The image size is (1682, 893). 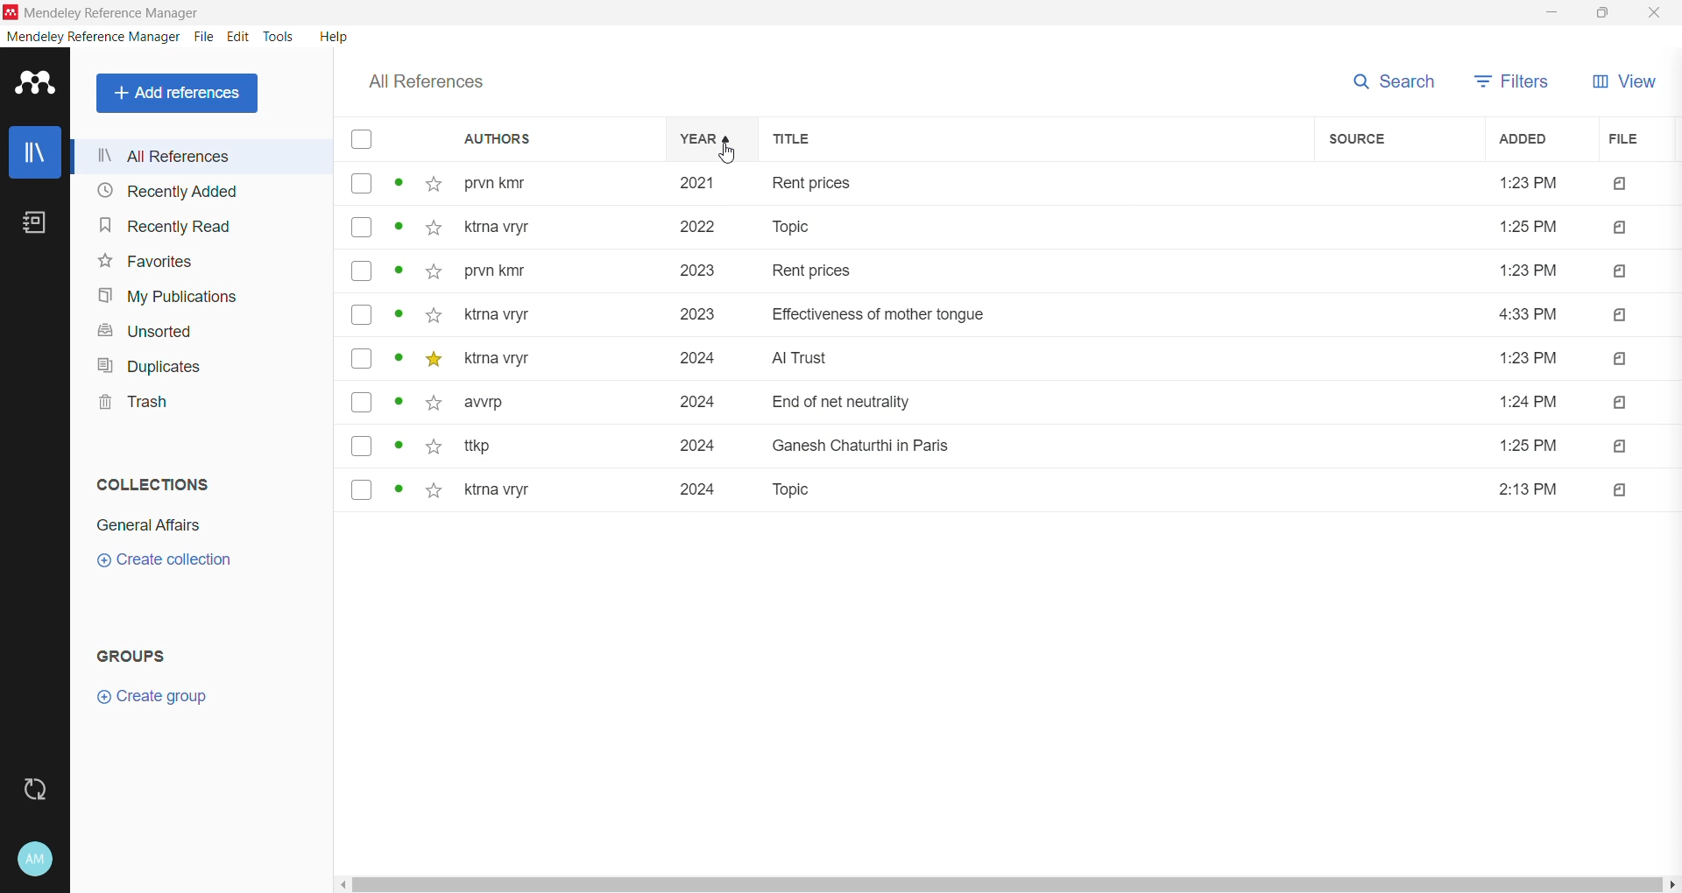 What do you see at coordinates (280, 37) in the screenshot?
I see `Tools` at bounding box center [280, 37].